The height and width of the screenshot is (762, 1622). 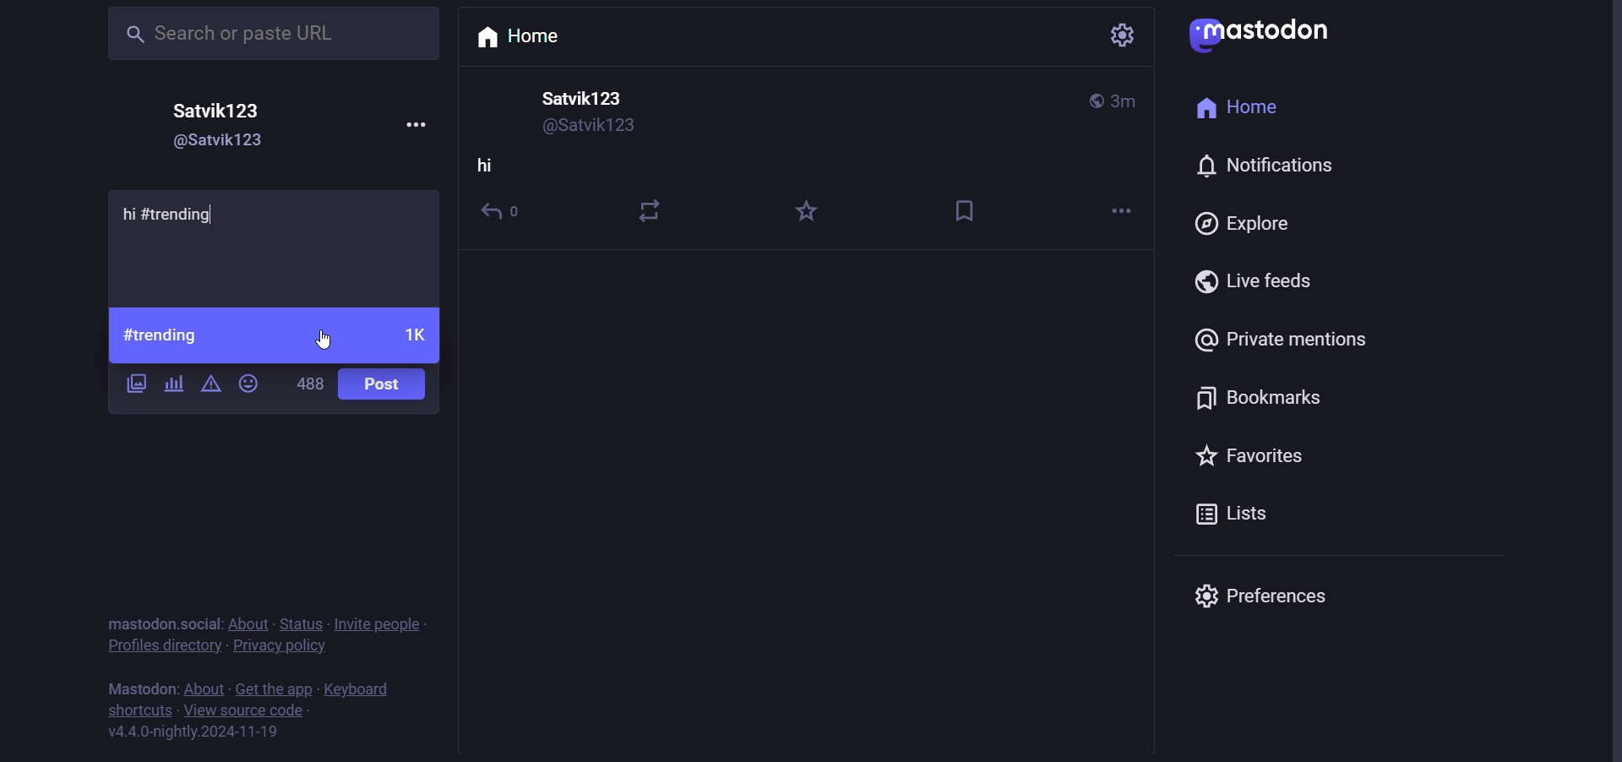 What do you see at coordinates (171, 383) in the screenshot?
I see `poll` at bounding box center [171, 383].